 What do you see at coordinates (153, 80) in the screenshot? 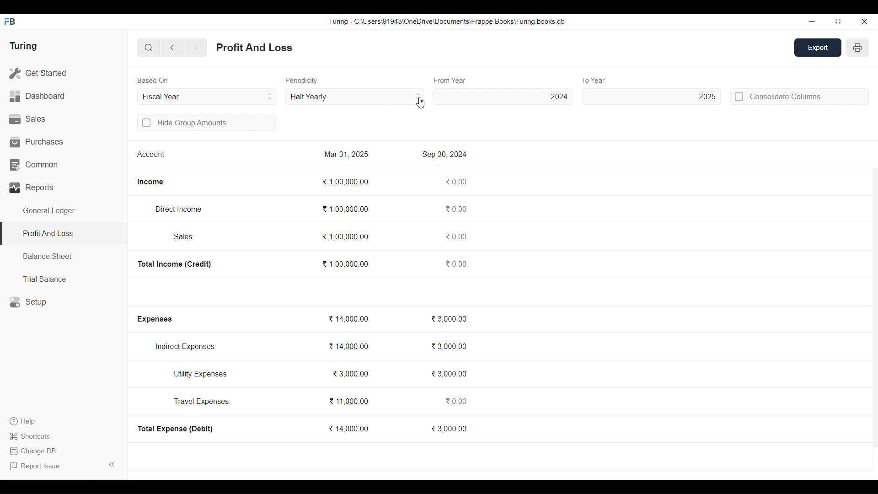
I see `Based On` at bounding box center [153, 80].